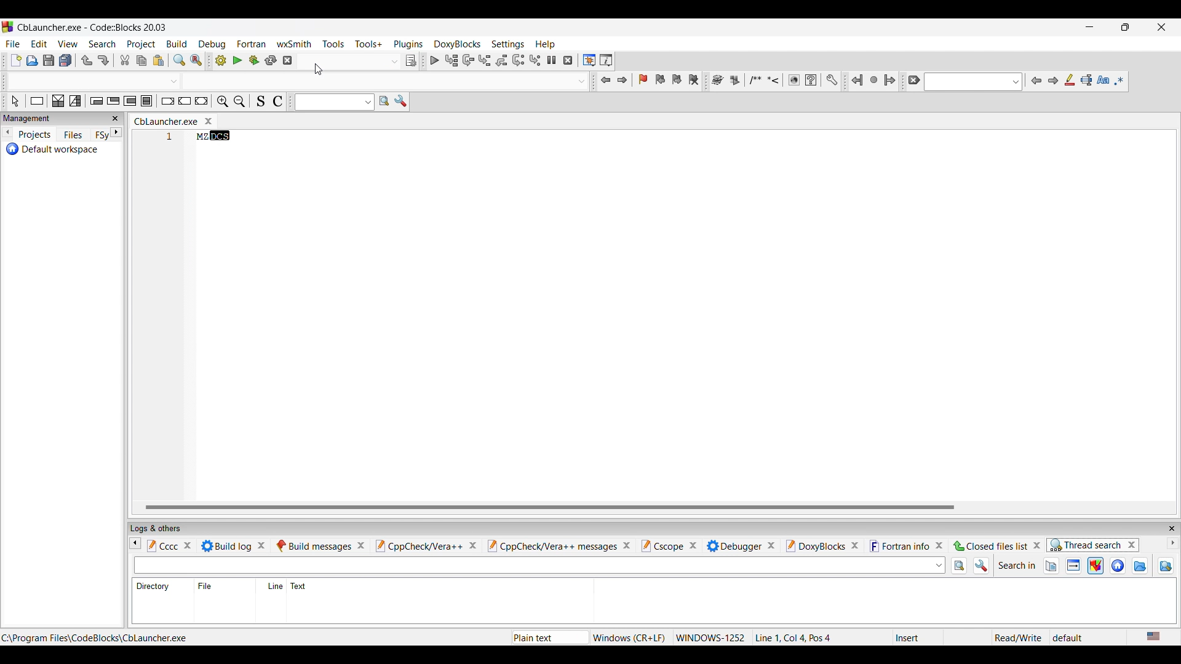  What do you see at coordinates (1172, 528) in the screenshot?
I see `Close panel` at bounding box center [1172, 528].